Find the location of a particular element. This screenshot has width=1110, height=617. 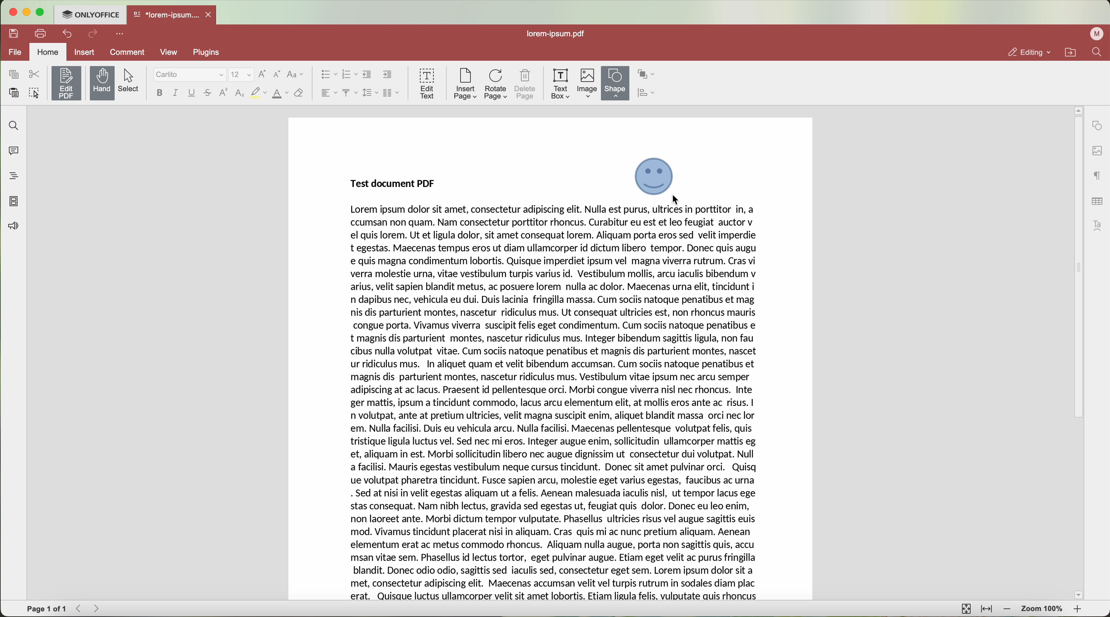

editing is located at coordinates (1029, 53).